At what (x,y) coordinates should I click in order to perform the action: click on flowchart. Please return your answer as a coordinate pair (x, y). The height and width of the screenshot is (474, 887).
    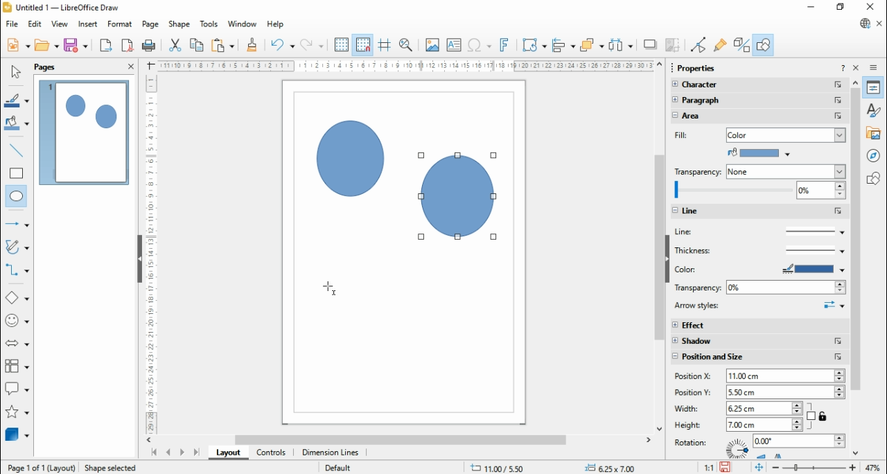
    Looking at the image, I should click on (17, 369).